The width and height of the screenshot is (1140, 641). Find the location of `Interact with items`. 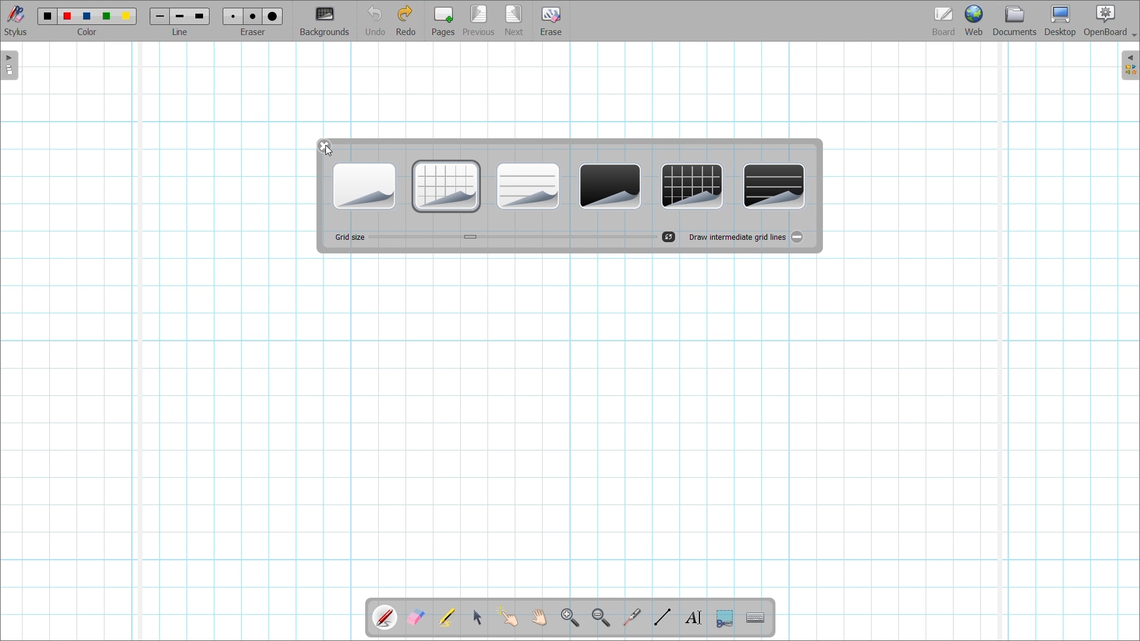

Interact with items is located at coordinates (507, 616).